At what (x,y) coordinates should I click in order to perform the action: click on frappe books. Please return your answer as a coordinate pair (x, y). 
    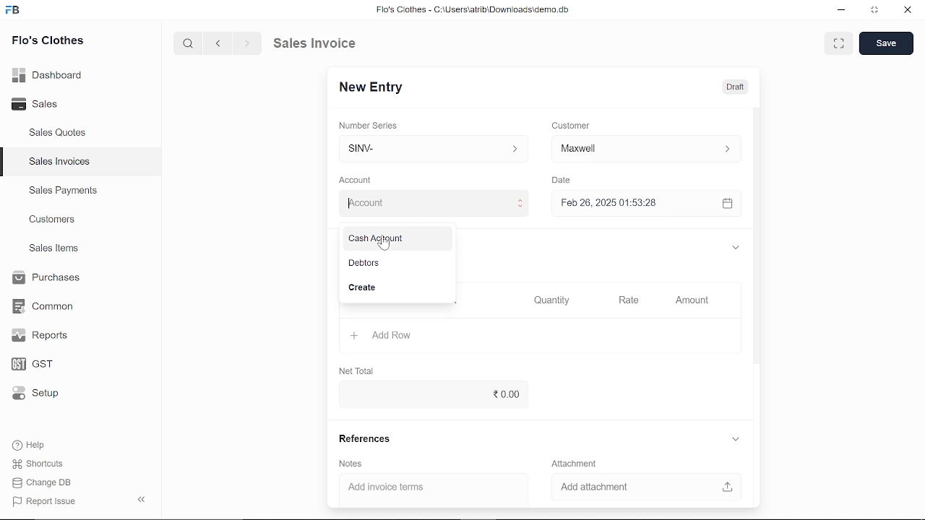
    Looking at the image, I should click on (13, 12).